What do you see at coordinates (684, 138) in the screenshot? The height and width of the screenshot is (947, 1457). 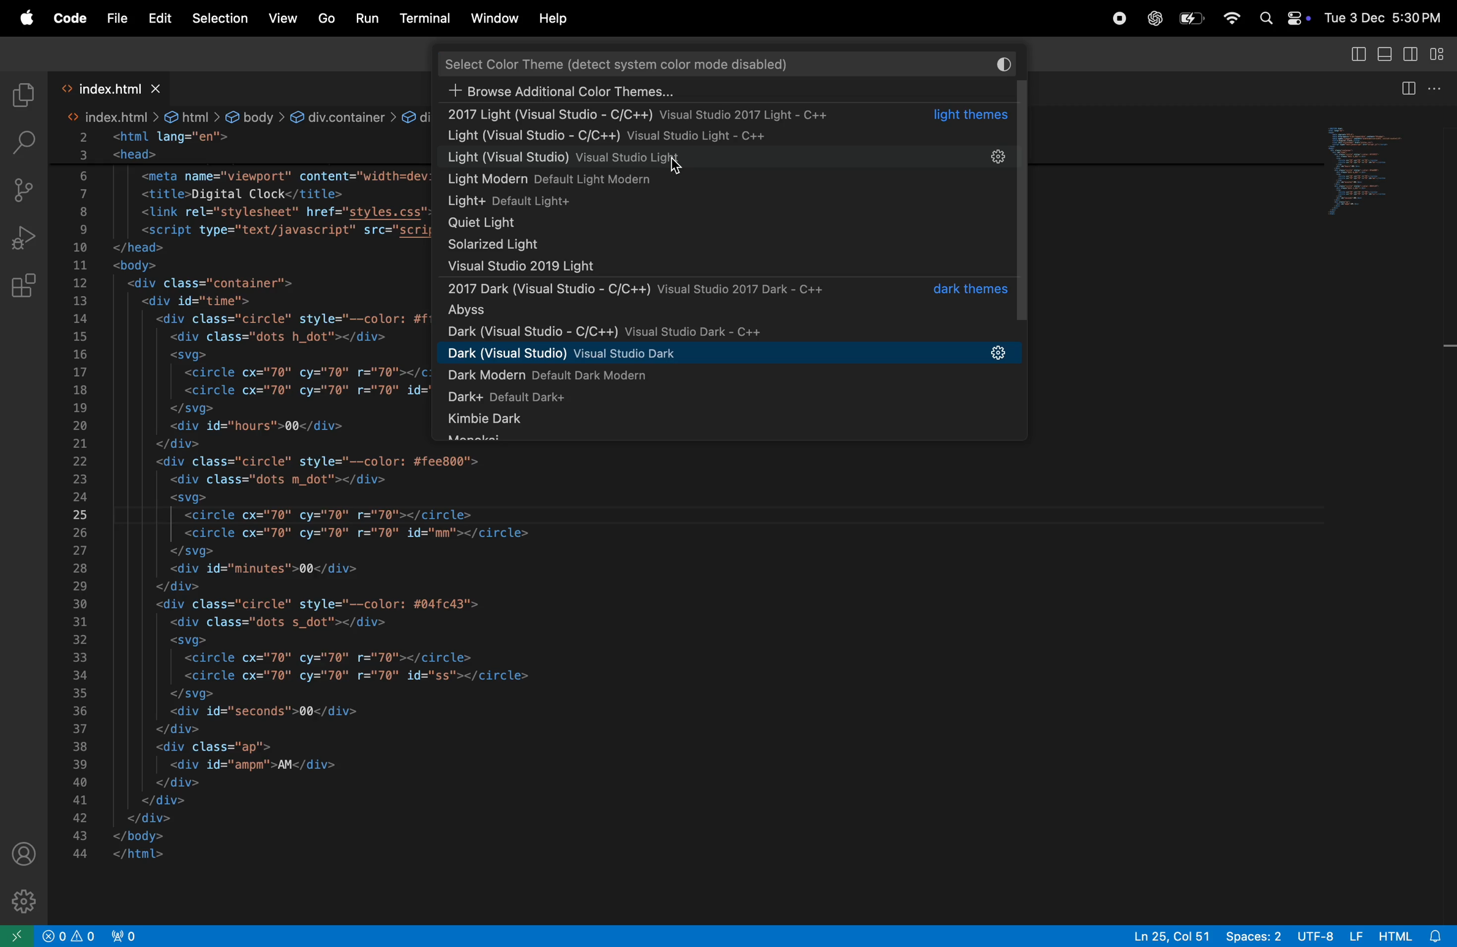 I see `light visual studio` at bounding box center [684, 138].